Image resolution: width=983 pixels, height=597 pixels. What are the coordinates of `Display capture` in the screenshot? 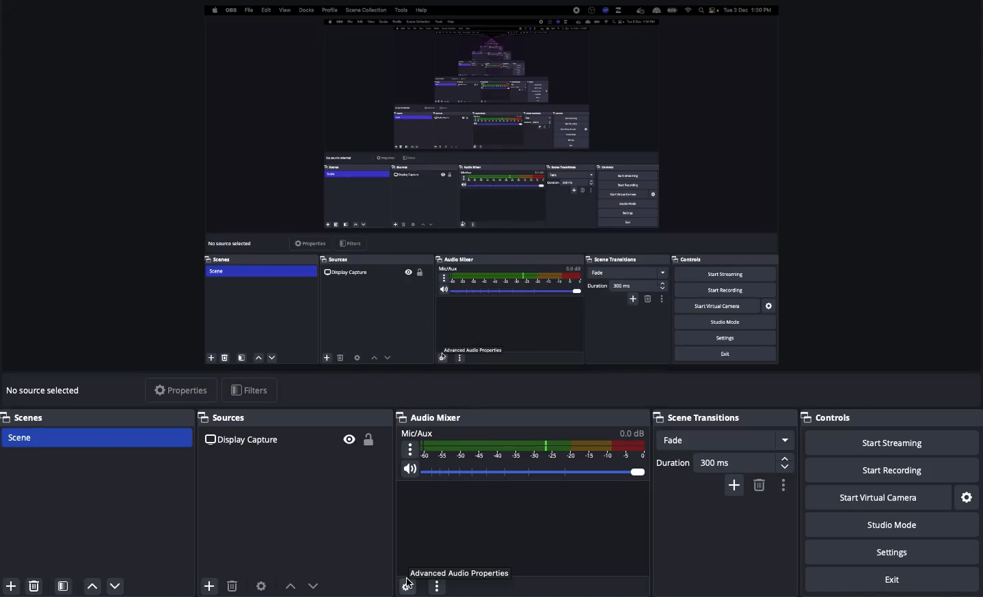 It's located at (251, 441).